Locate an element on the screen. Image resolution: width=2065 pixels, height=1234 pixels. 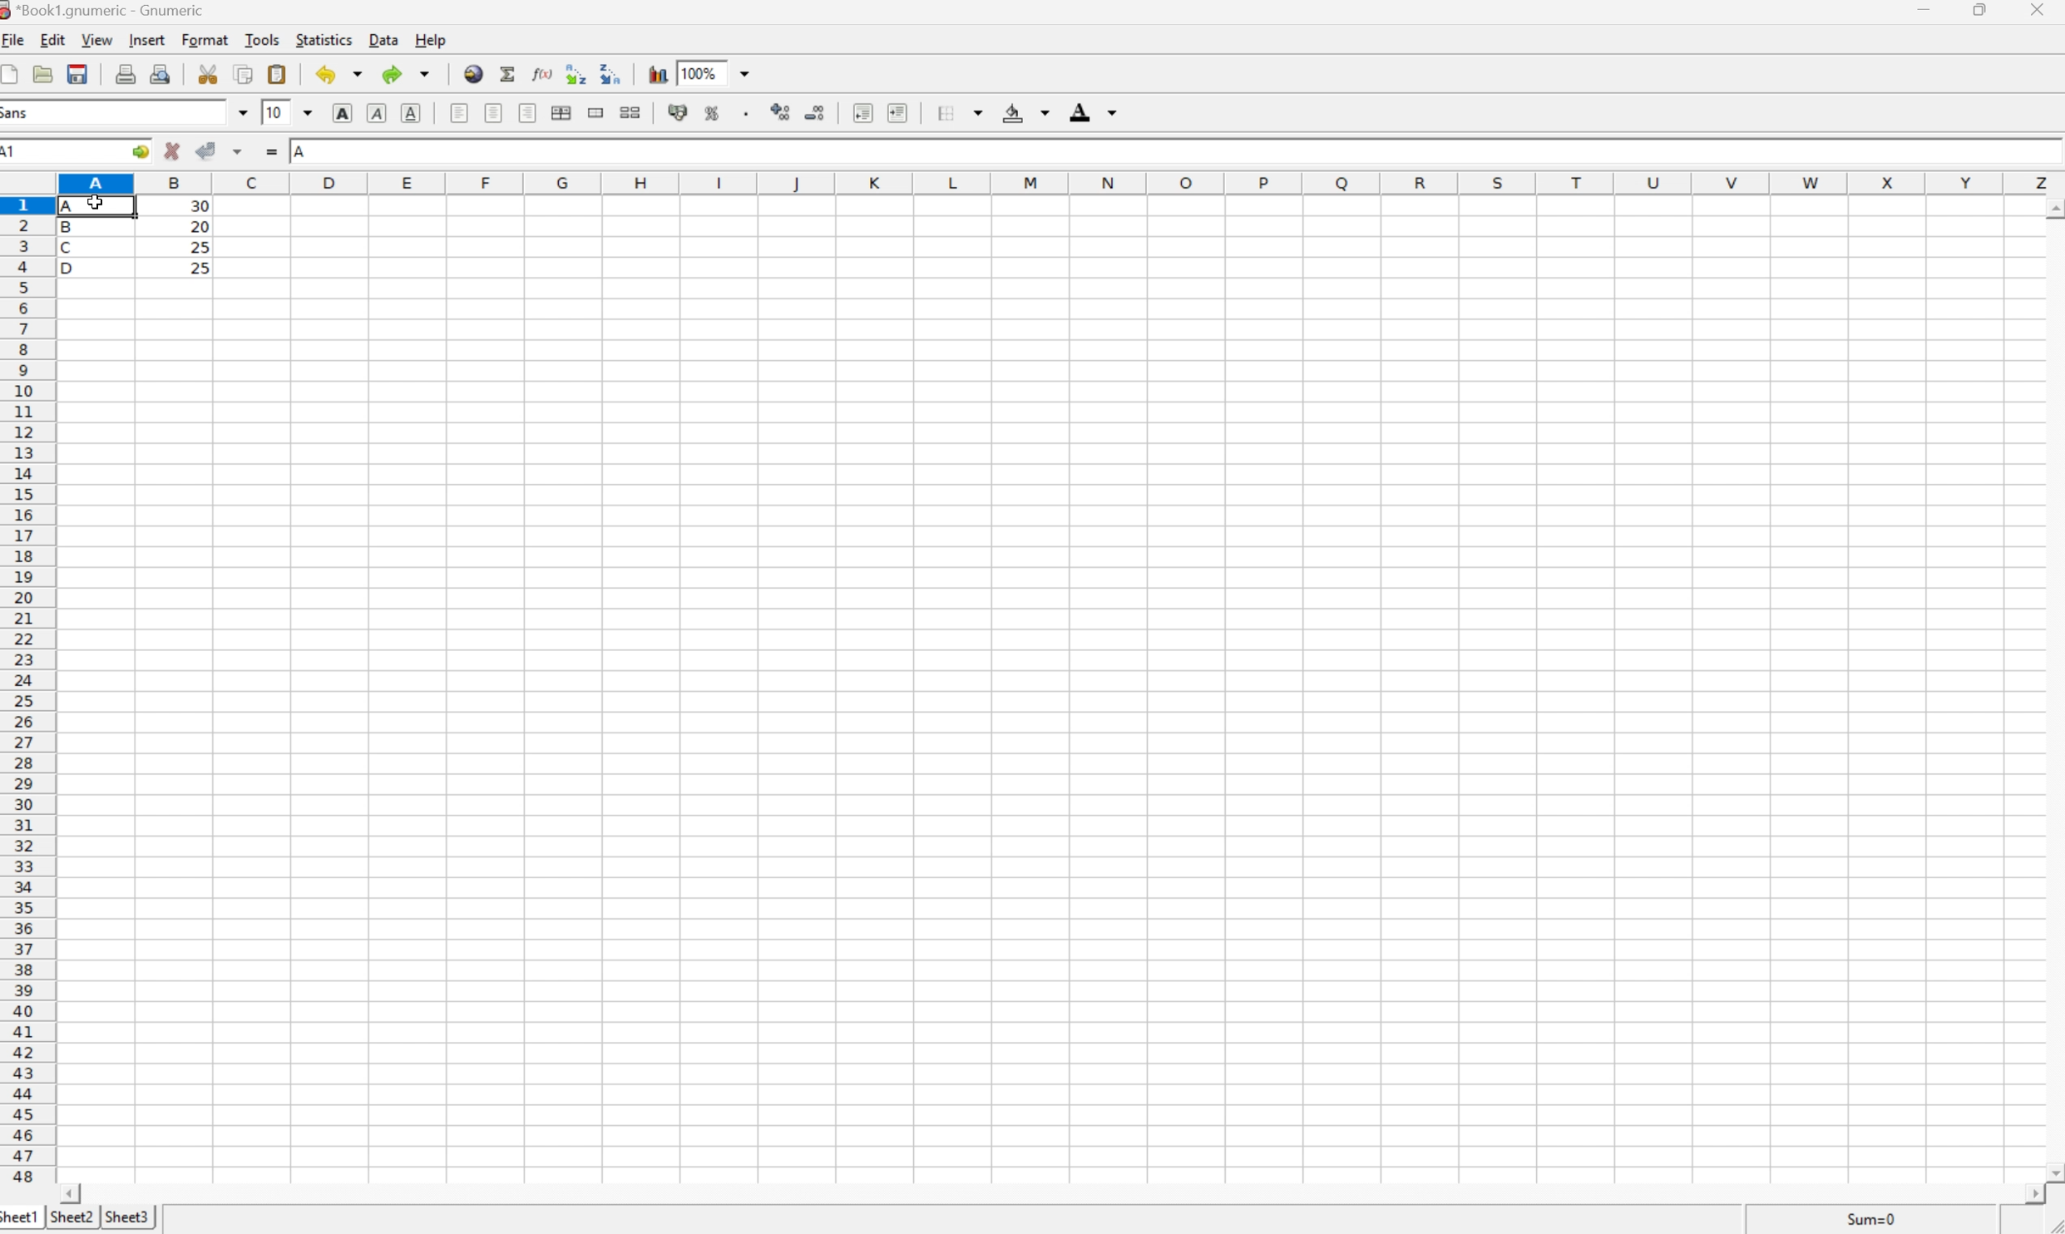
Drop Down is located at coordinates (240, 112).